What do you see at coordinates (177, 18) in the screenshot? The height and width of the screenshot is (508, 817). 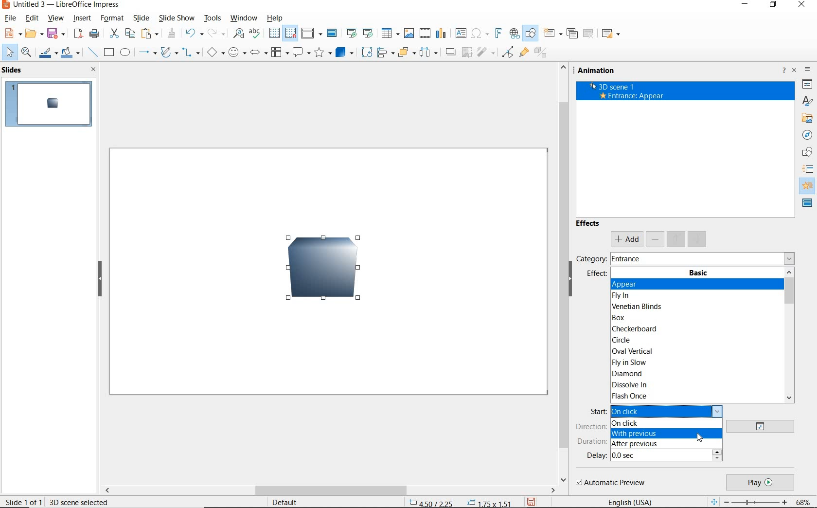 I see `slide show` at bounding box center [177, 18].